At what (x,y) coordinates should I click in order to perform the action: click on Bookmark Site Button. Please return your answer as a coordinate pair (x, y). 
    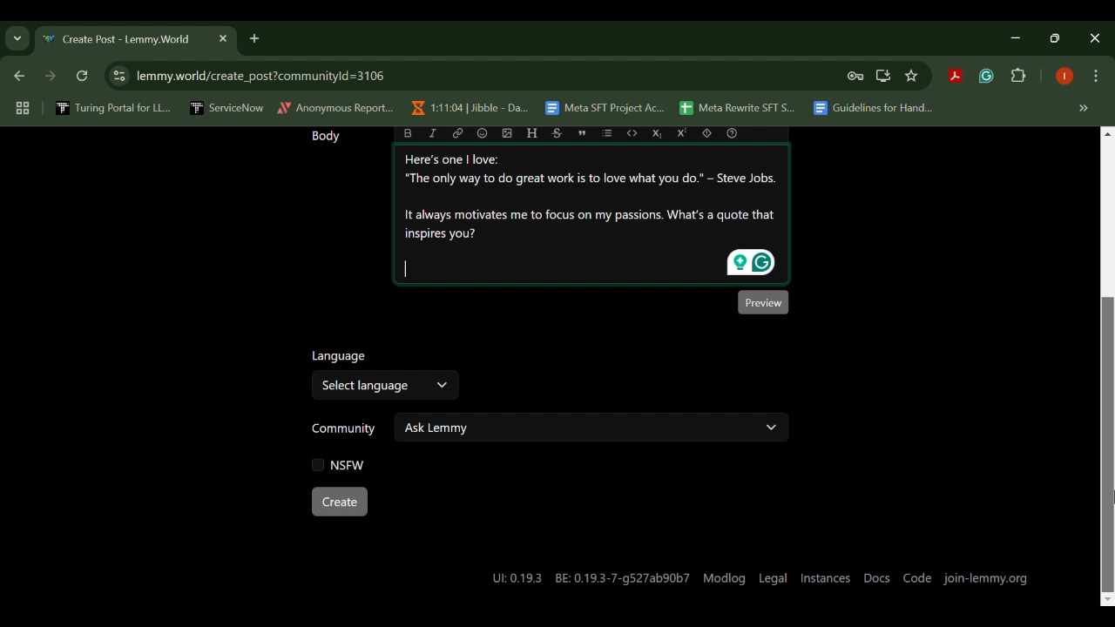
    Looking at the image, I should click on (911, 77).